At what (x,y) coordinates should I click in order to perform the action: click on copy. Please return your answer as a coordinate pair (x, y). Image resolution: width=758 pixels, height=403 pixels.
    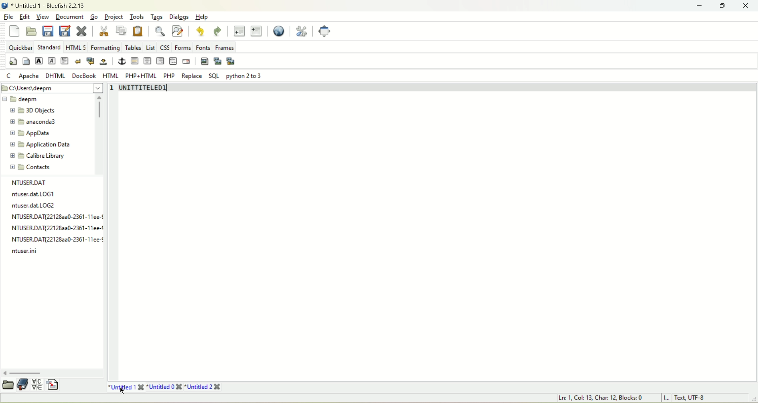
    Looking at the image, I should click on (122, 30).